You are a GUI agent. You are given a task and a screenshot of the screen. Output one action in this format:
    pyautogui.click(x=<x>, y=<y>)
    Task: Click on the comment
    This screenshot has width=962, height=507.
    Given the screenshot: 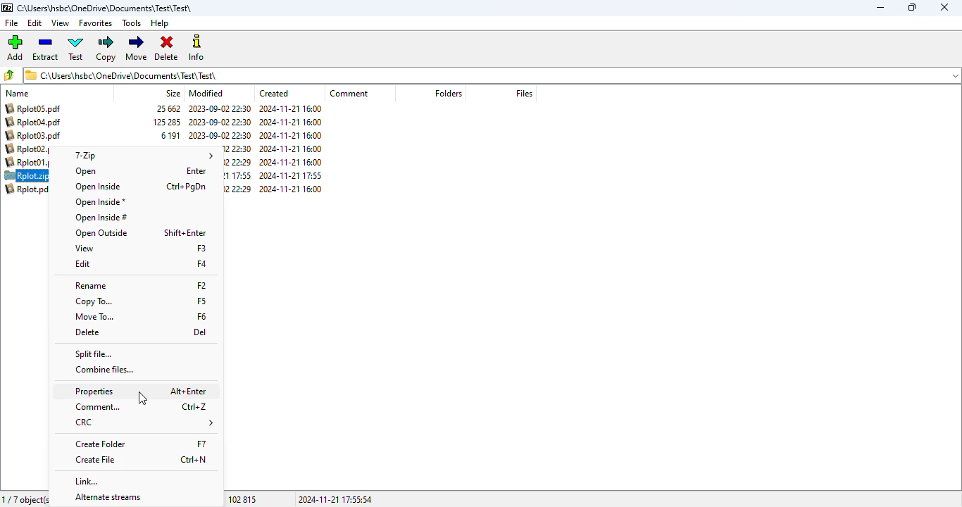 What is the action you would take?
    pyautogui.click(x=349, y=93)
    